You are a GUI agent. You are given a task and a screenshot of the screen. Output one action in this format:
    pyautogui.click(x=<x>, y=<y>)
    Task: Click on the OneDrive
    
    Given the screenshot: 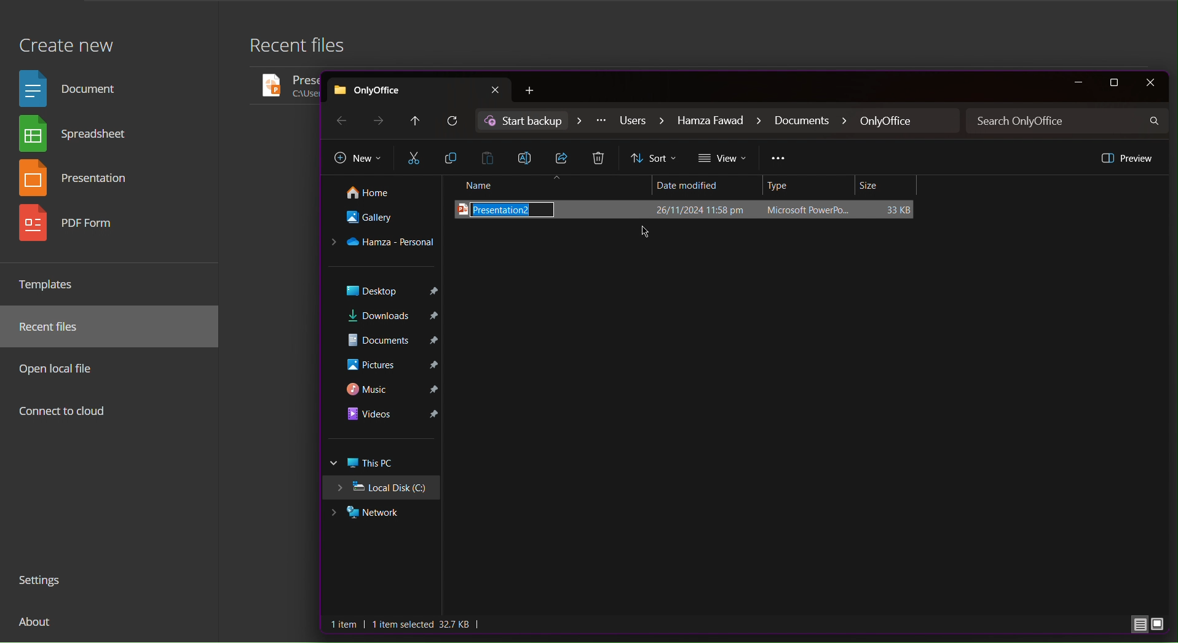 What is the action you would take?
    pyautogui.click(x=383, y=243)
    